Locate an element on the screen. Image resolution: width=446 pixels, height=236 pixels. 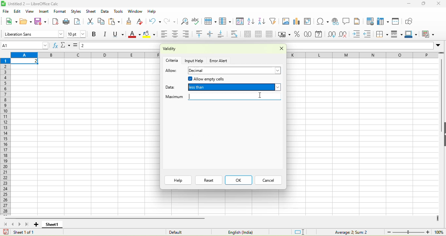
help is located at coordinates (178, 180).